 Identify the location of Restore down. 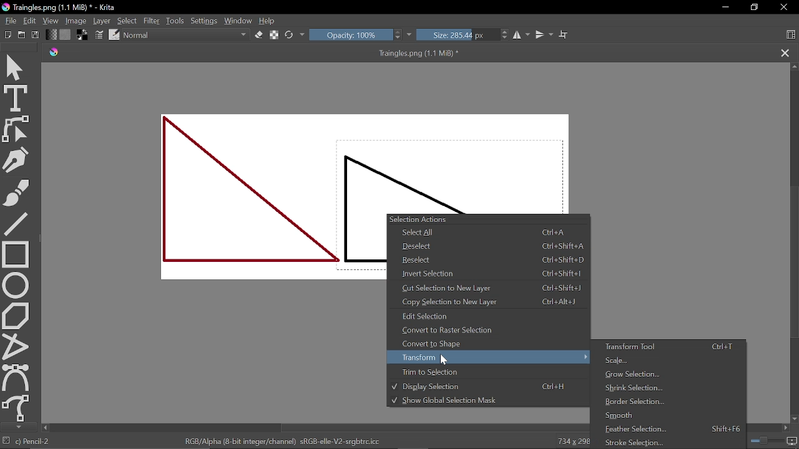
(753, 7).